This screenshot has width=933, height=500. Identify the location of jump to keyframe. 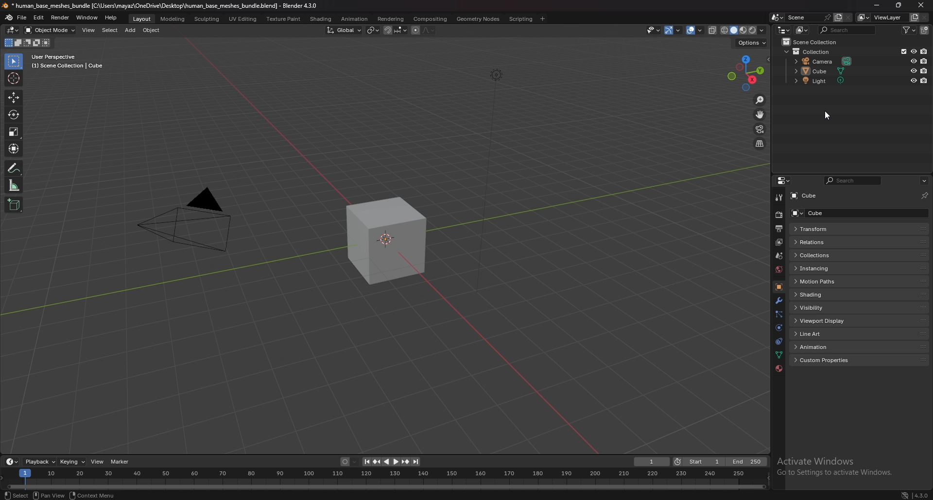
(406, 462).